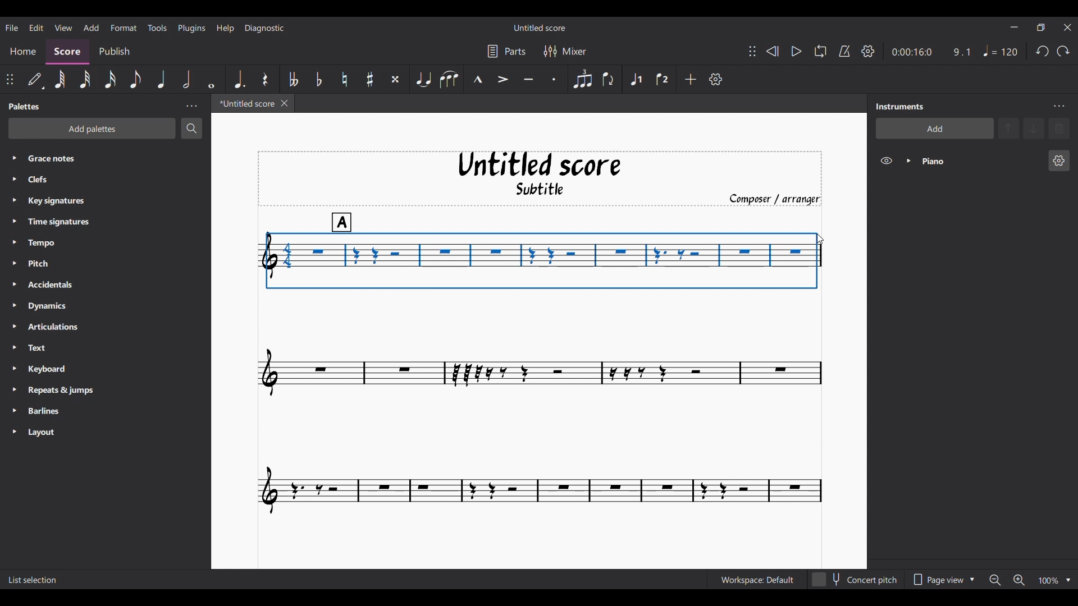 The width and height of the screenshot is (1078, 606). I want to click on Flip direction, so click(608, 79).